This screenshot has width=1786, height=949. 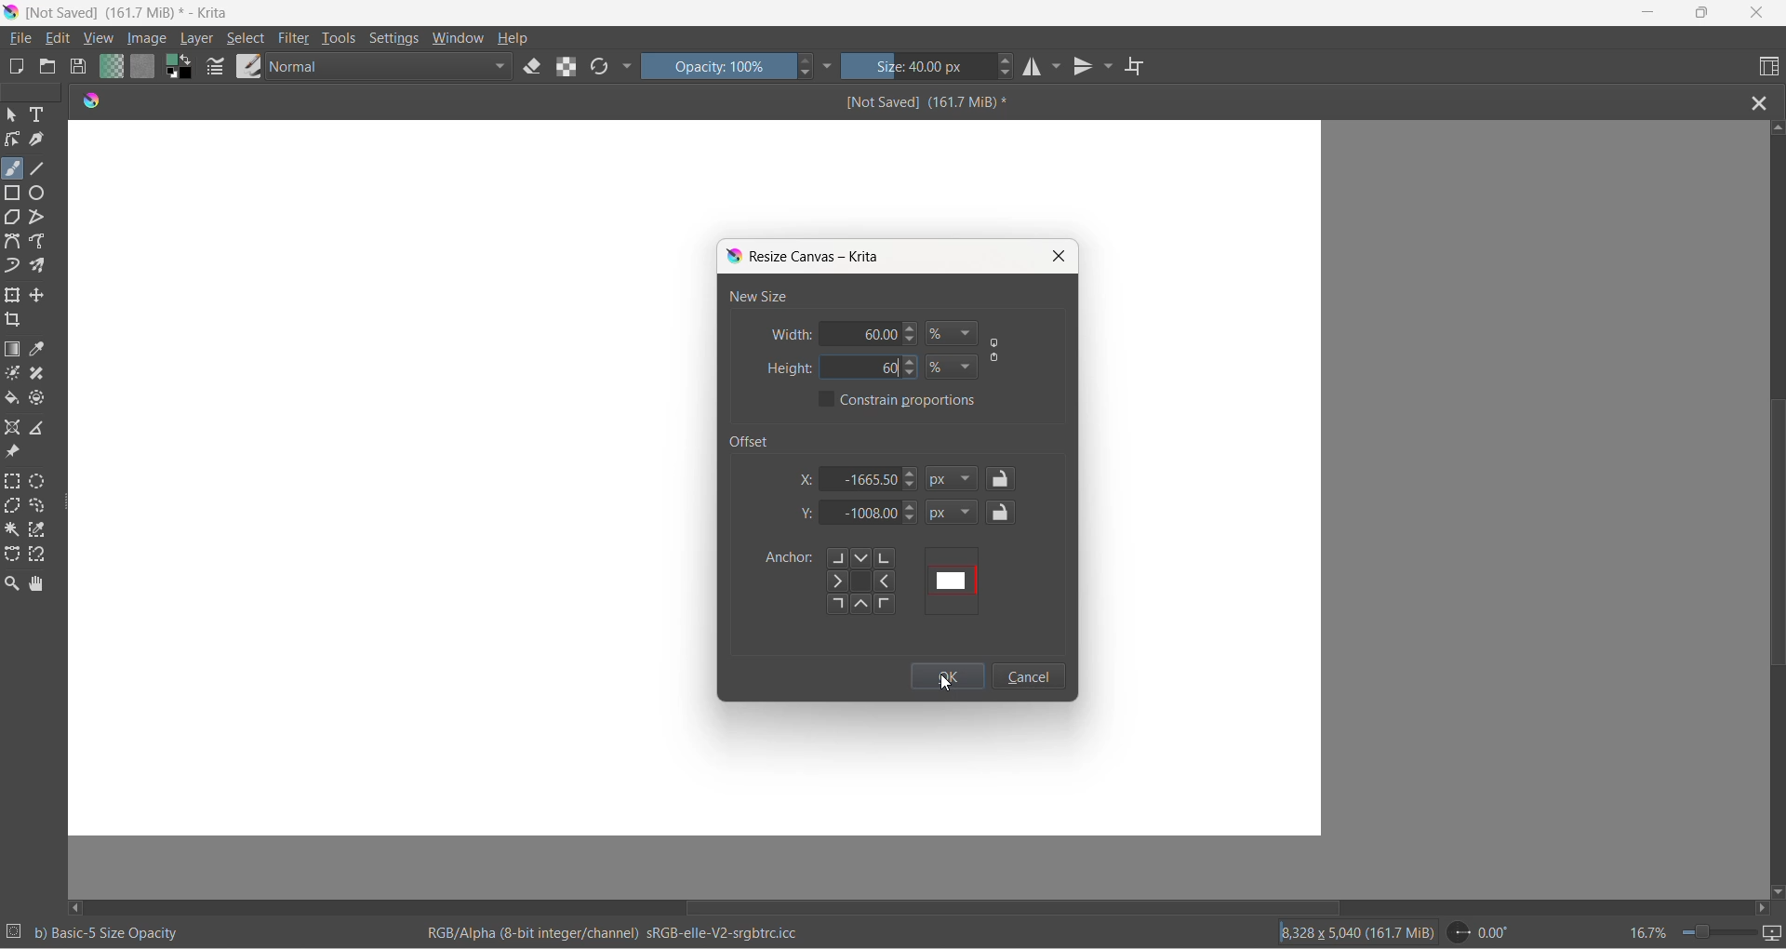 What do you see at coordinates (398, 40) in the screenshot?
I see `settings` at bounding box center [398, 40].